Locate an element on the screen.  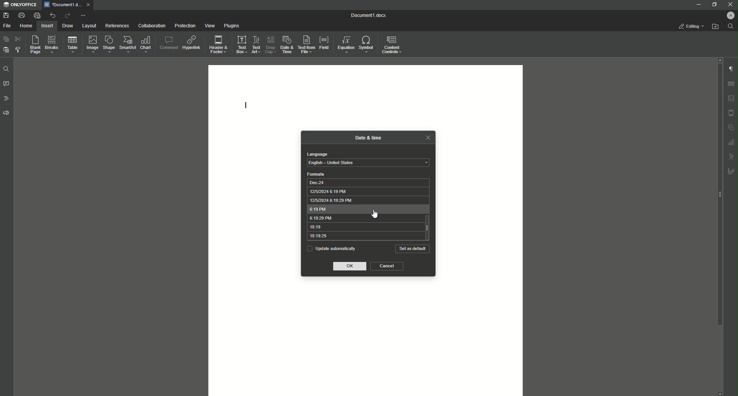
Dec-24 is located at coordinates (364, 182).